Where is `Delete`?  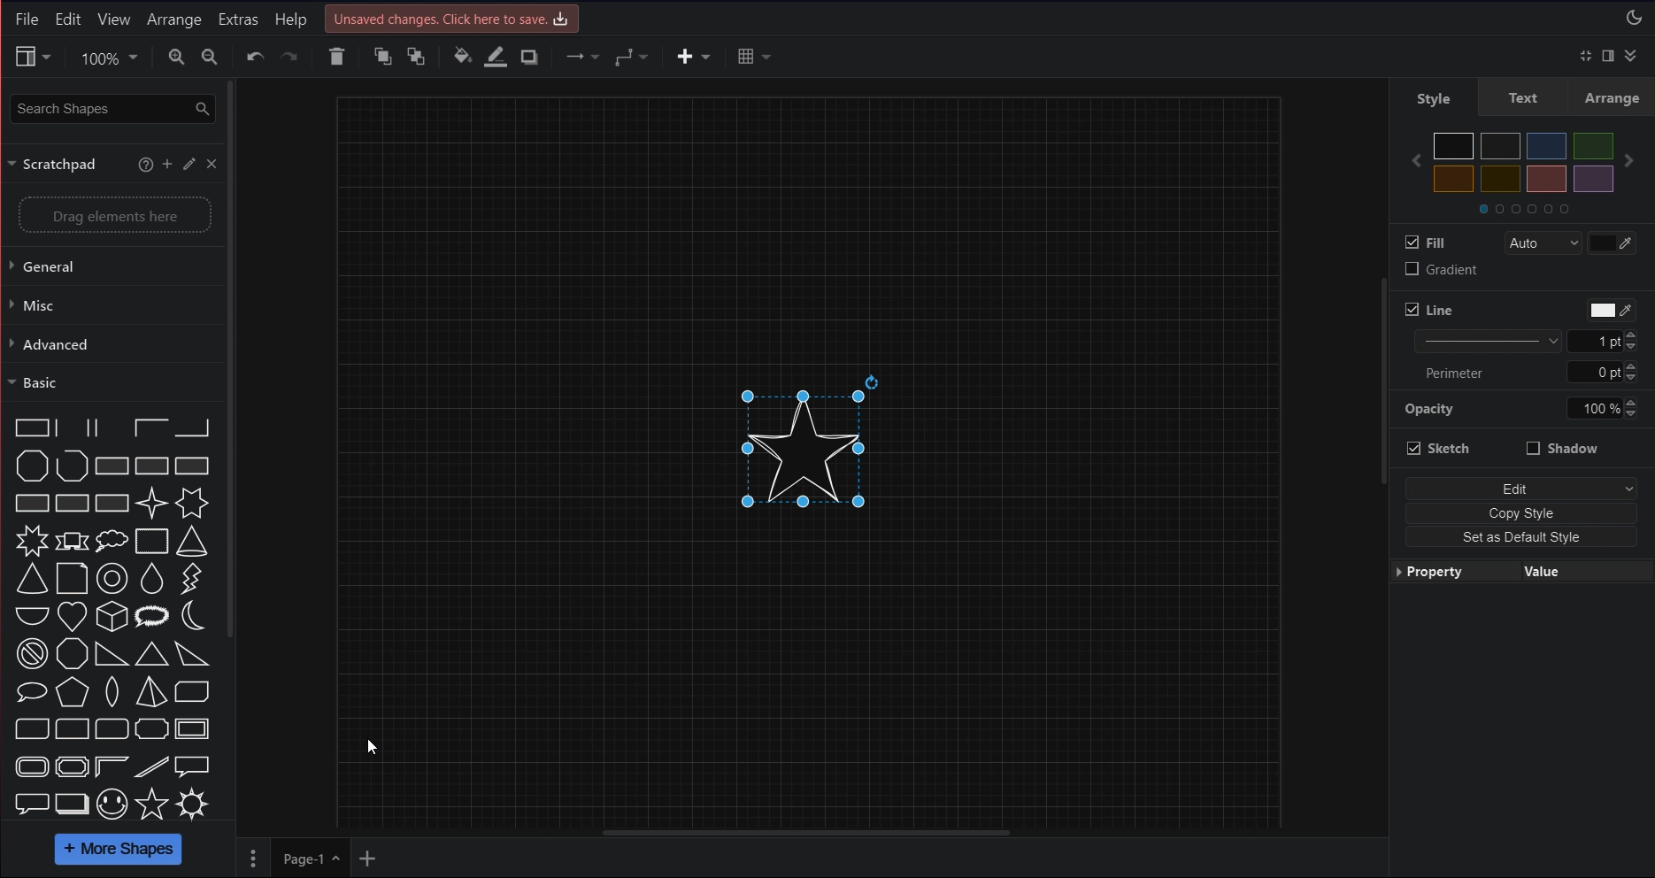
Delete is located at coordinates (335, 57).